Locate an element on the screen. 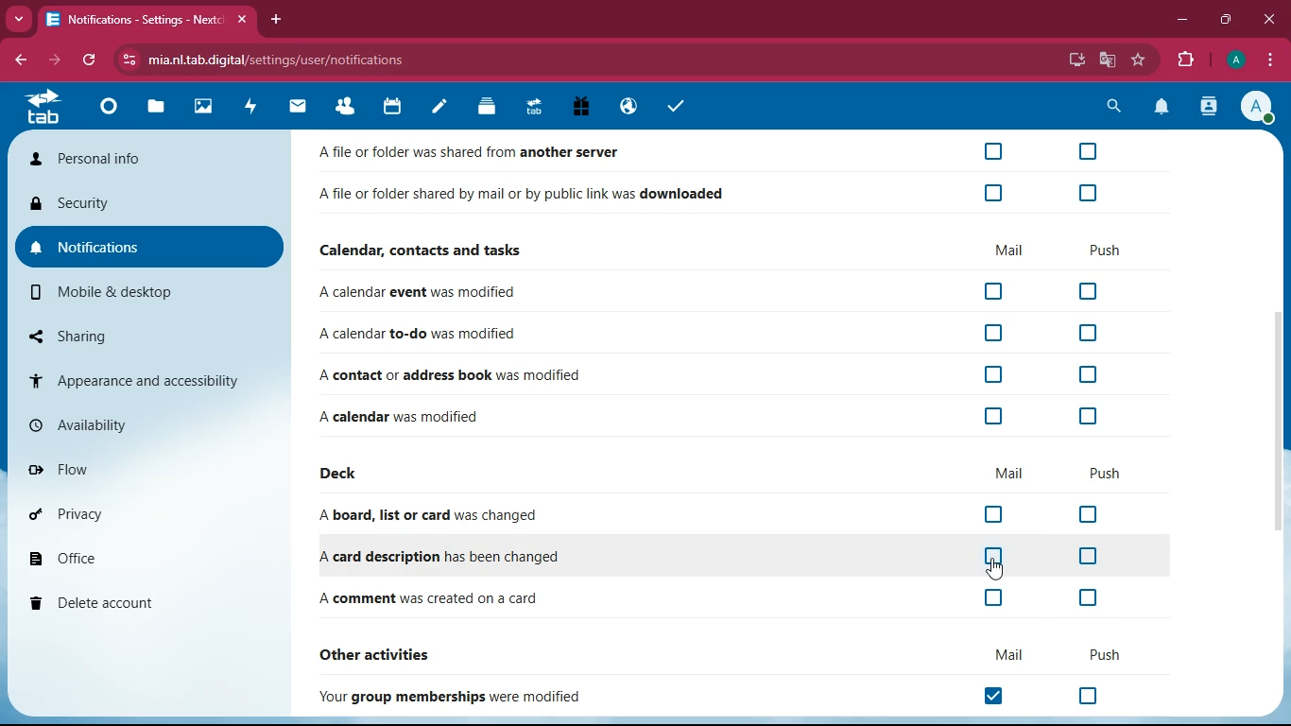  maximize is located at coordinates (1225, 20).